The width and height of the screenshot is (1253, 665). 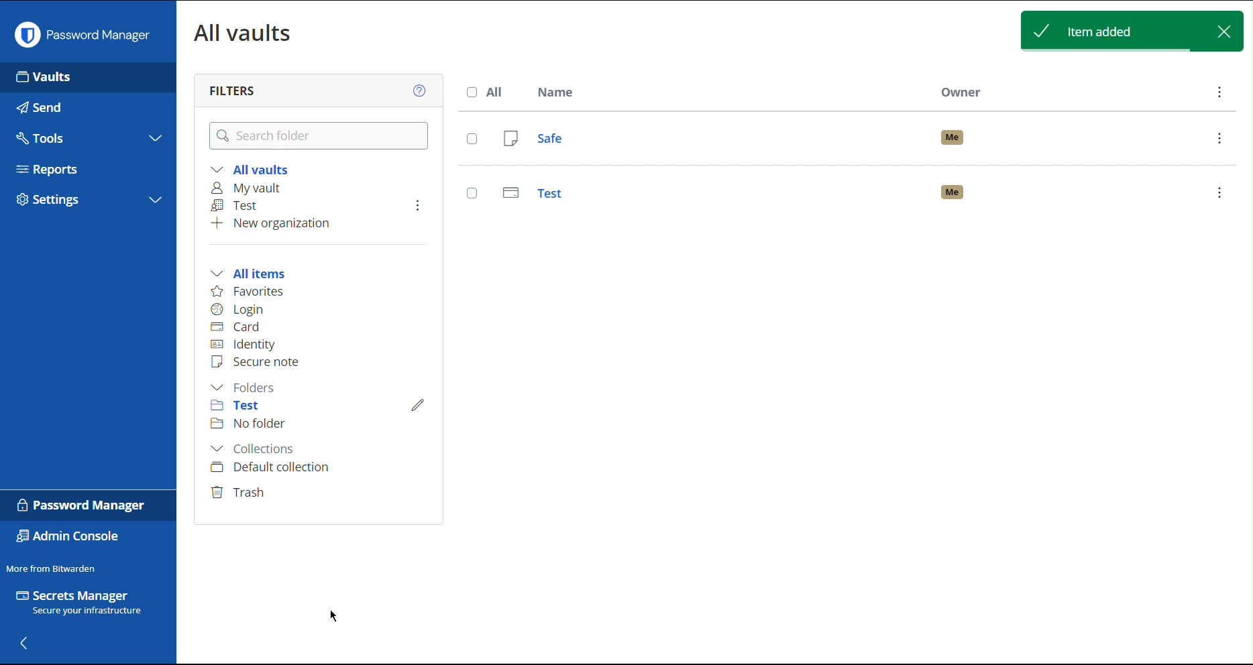 I want to click on Search Folder, so click(x=320, y=135).